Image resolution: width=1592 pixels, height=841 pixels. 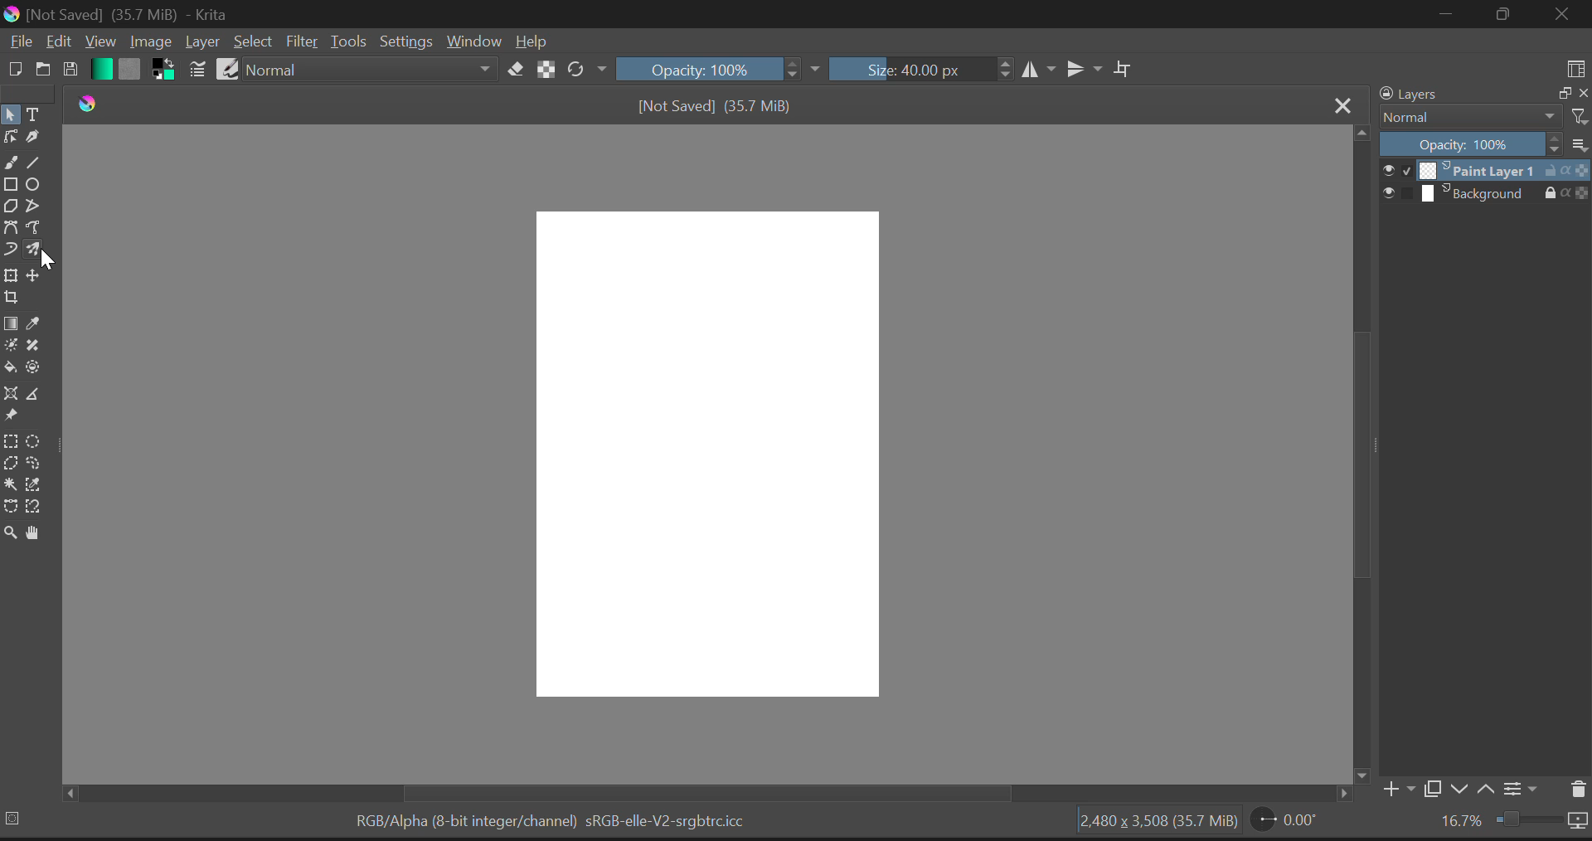 What do you see at coordinates (1362, 776) in the screenshot?
I see `` at bounding box center [1362, 776].